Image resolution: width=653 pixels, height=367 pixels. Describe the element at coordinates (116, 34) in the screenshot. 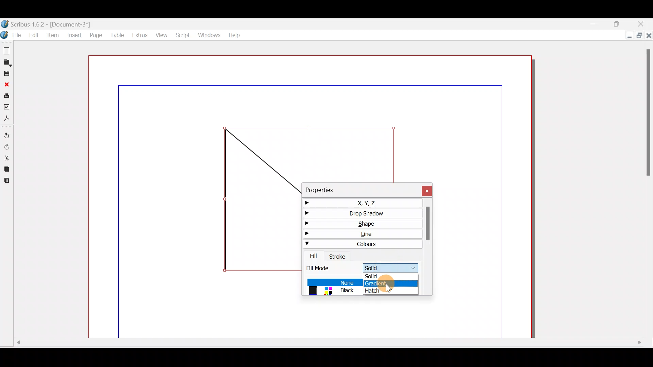

I see `Table` at that location.